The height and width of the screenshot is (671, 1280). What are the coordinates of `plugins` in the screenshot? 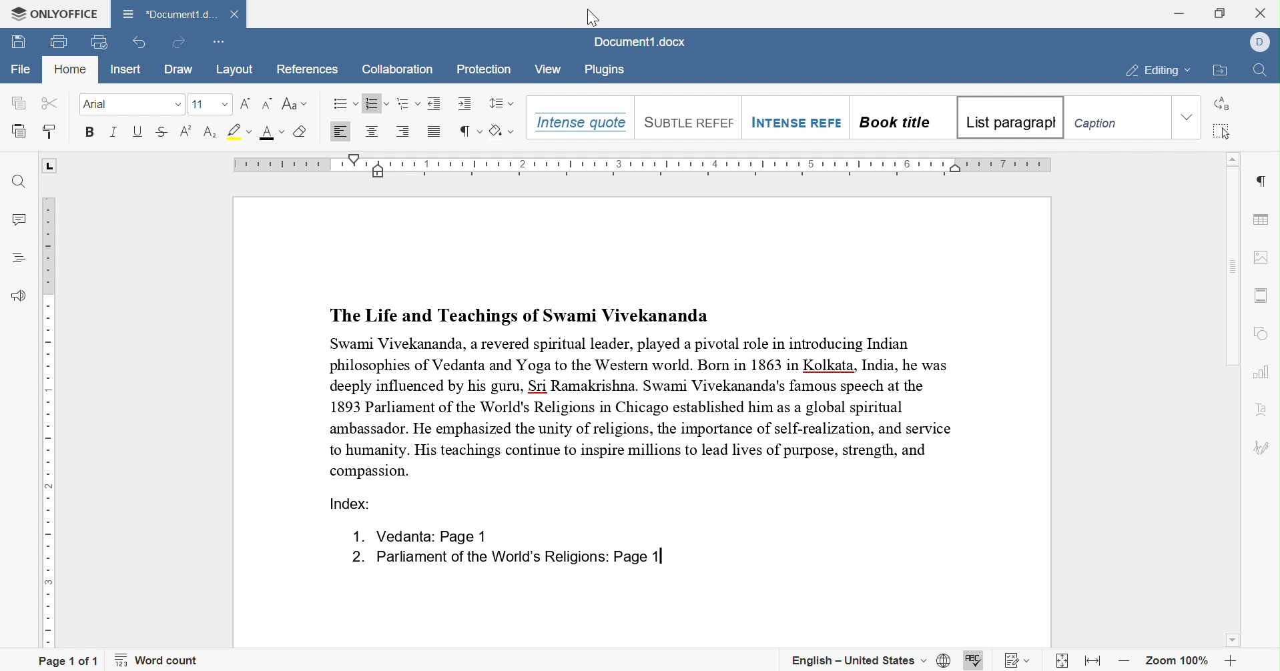 It's located at (604, 70).